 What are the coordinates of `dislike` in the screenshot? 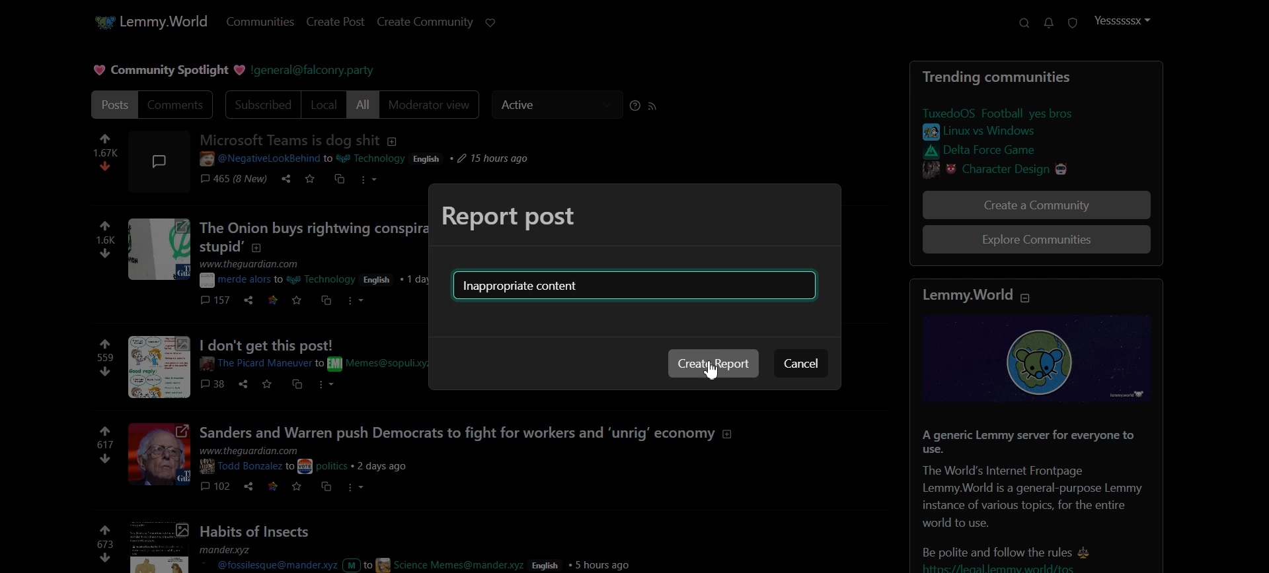 It's located at (106, 459).